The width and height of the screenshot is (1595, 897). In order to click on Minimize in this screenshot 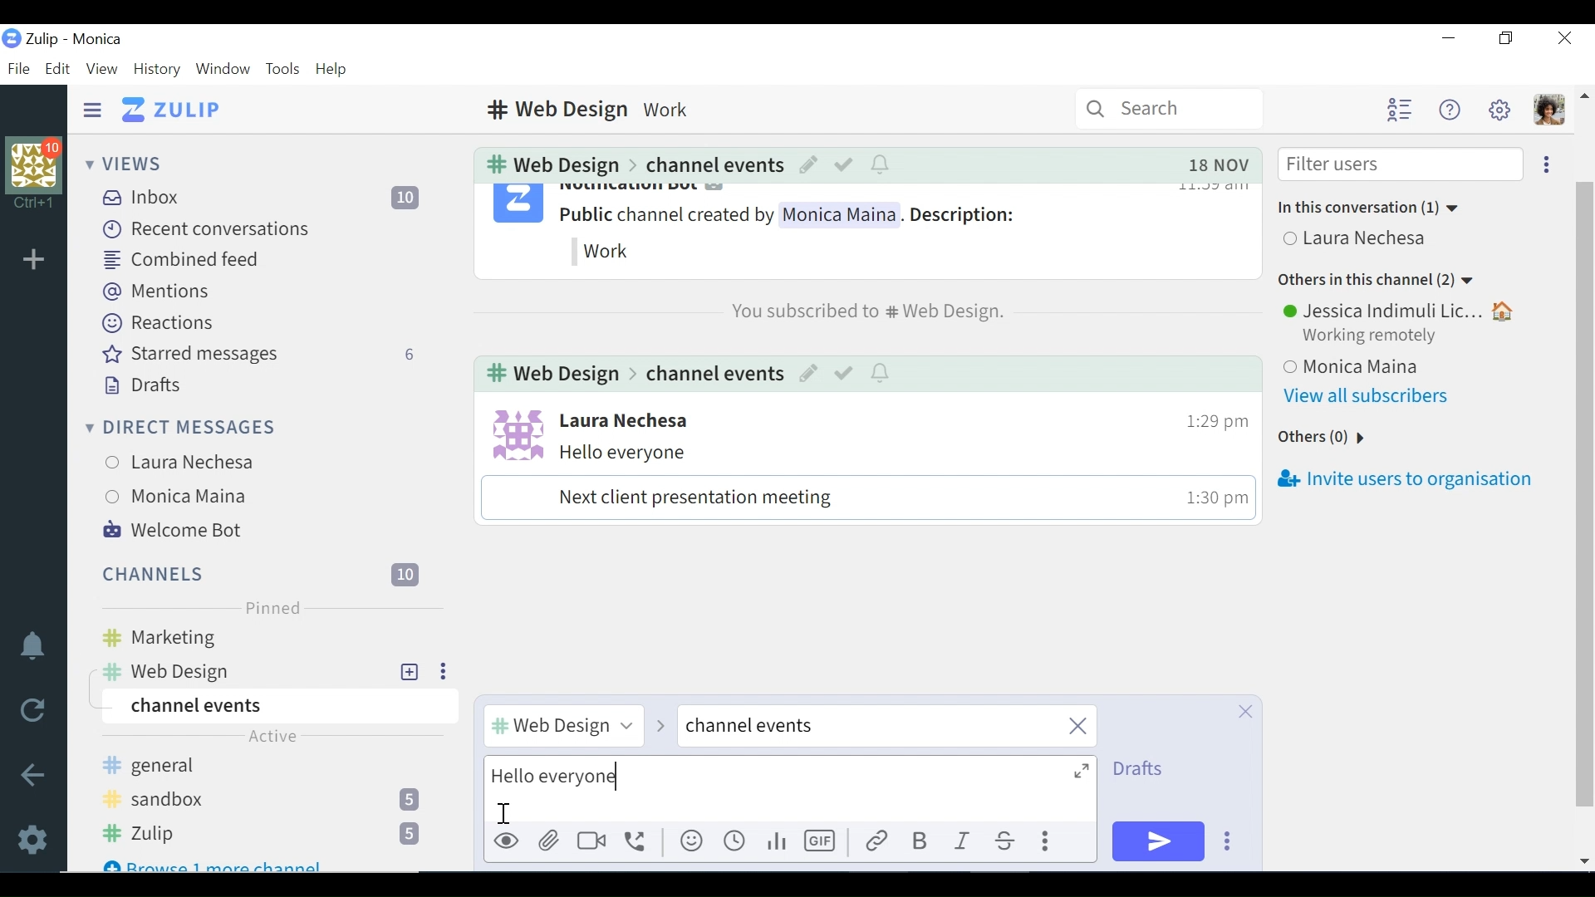, I will do `click(1448, 39)`.